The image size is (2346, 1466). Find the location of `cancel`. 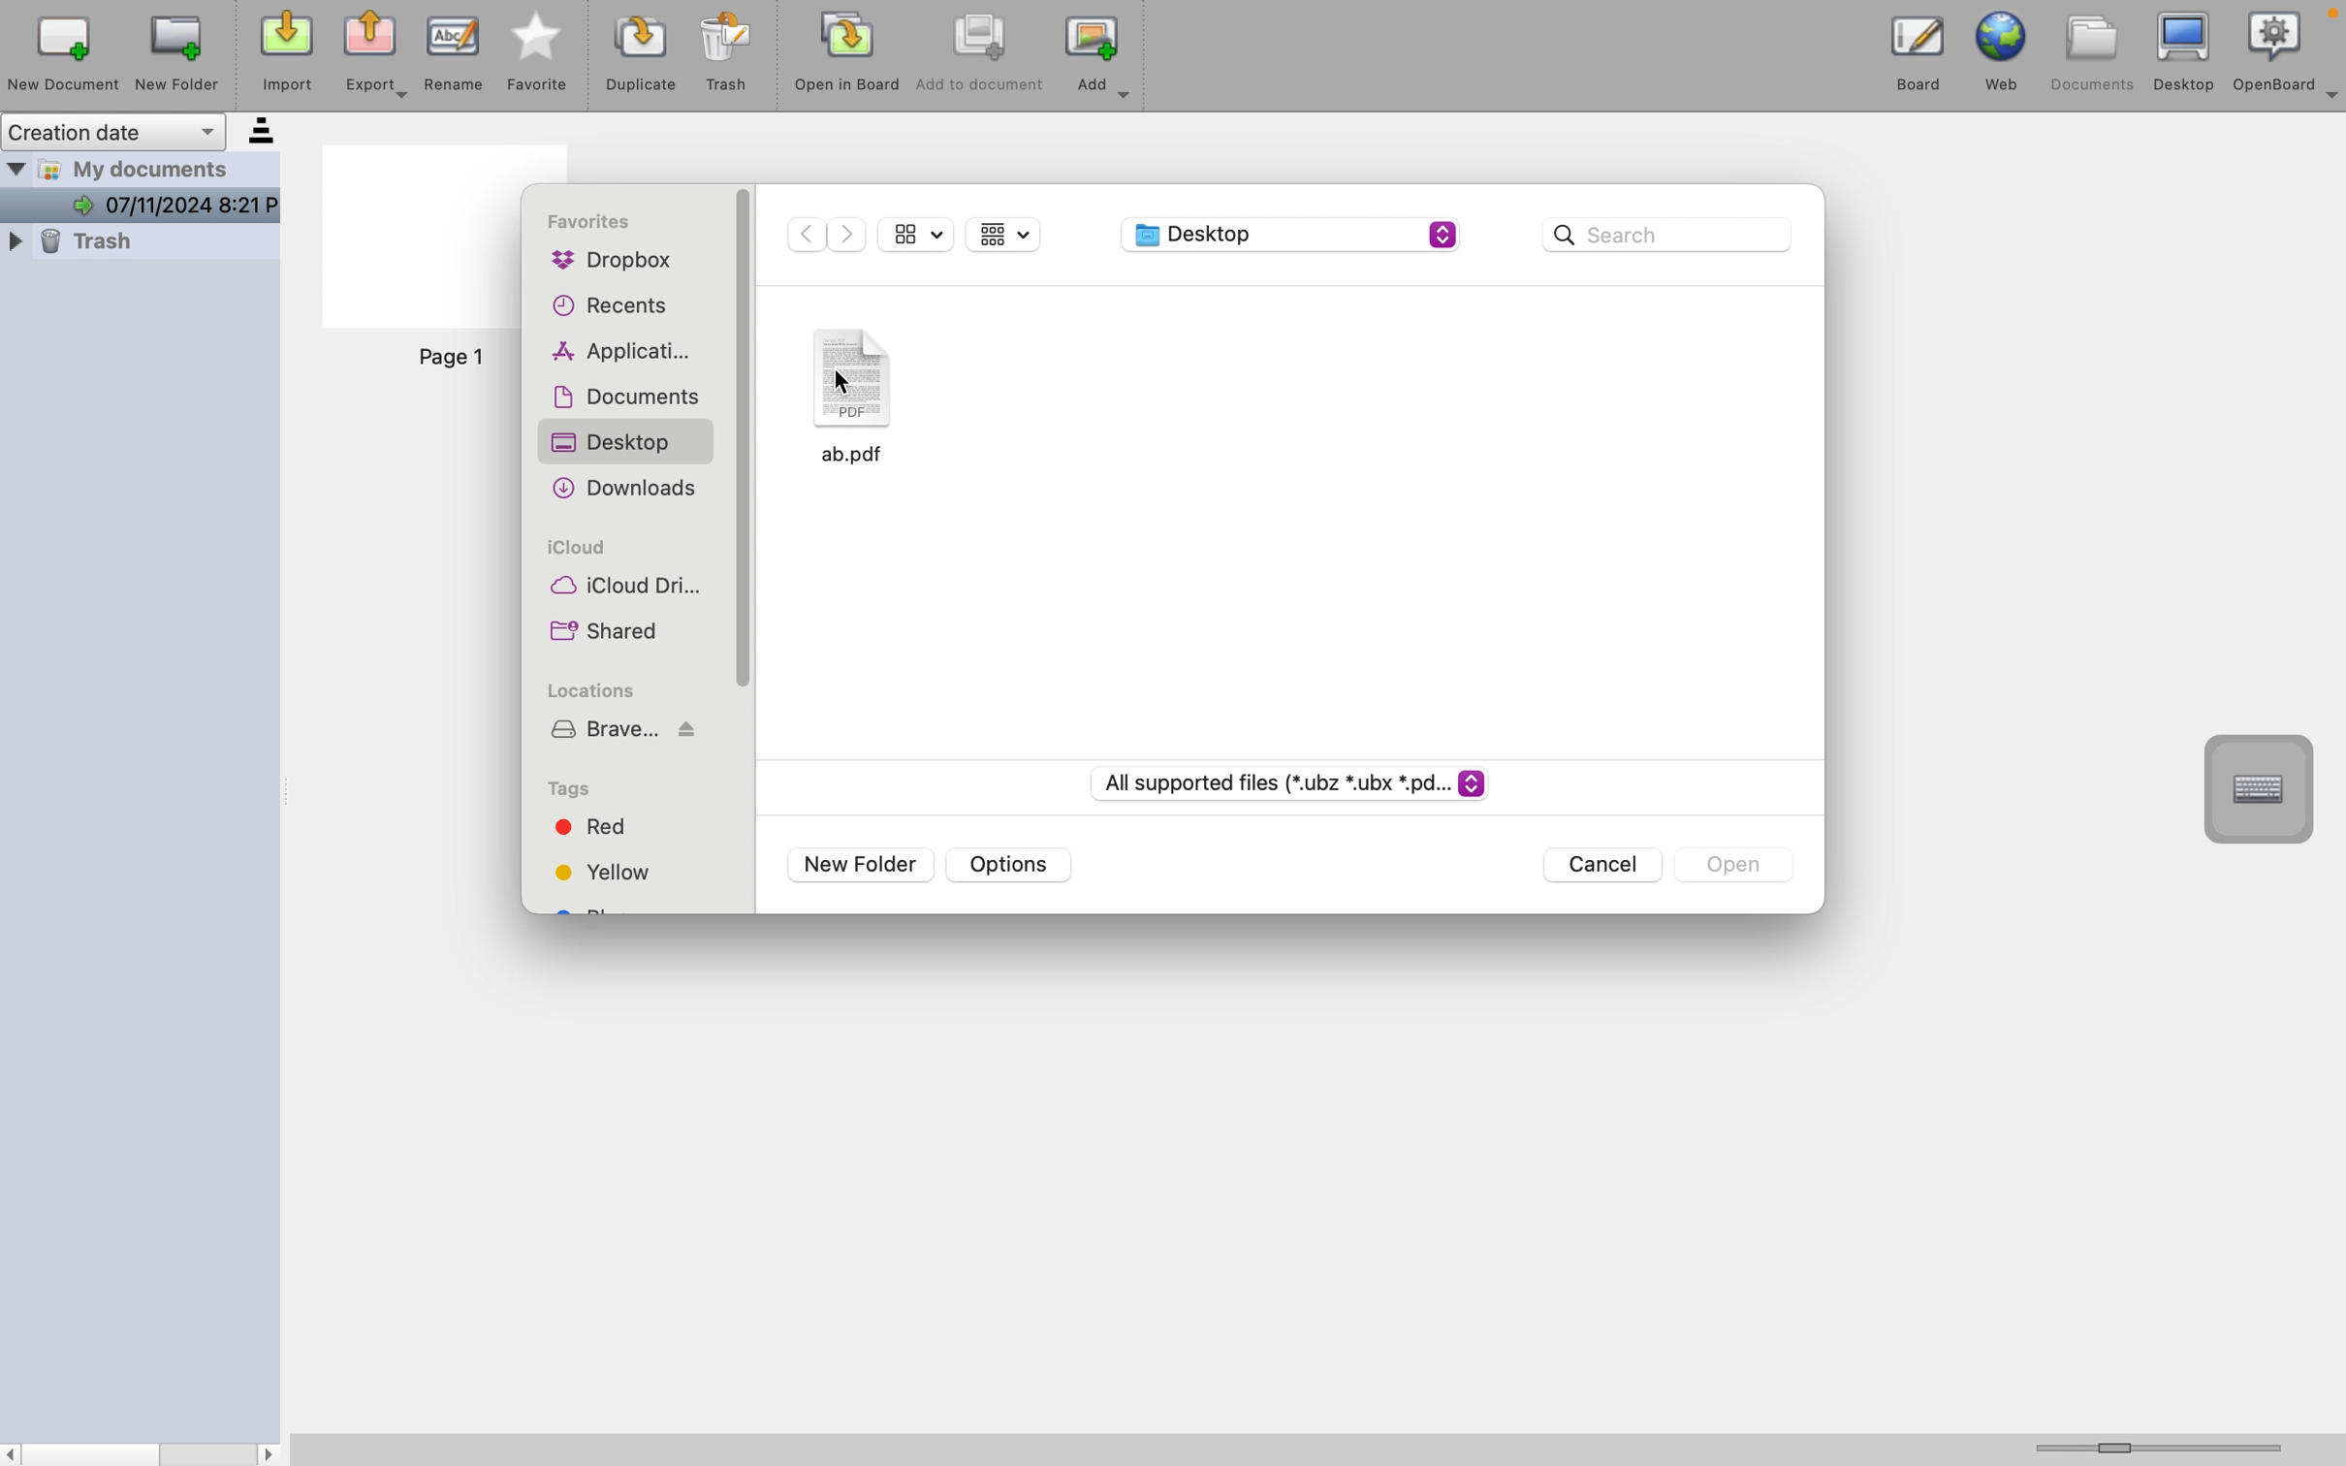

cancel is located at coordinates (1606, 867).